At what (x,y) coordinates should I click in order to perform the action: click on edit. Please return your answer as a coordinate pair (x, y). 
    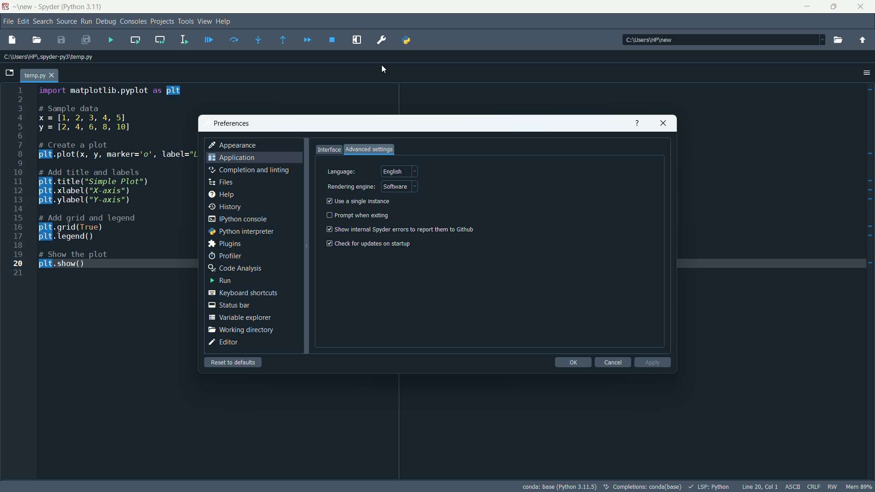
    Looking at the image, I should click on (22, 21).